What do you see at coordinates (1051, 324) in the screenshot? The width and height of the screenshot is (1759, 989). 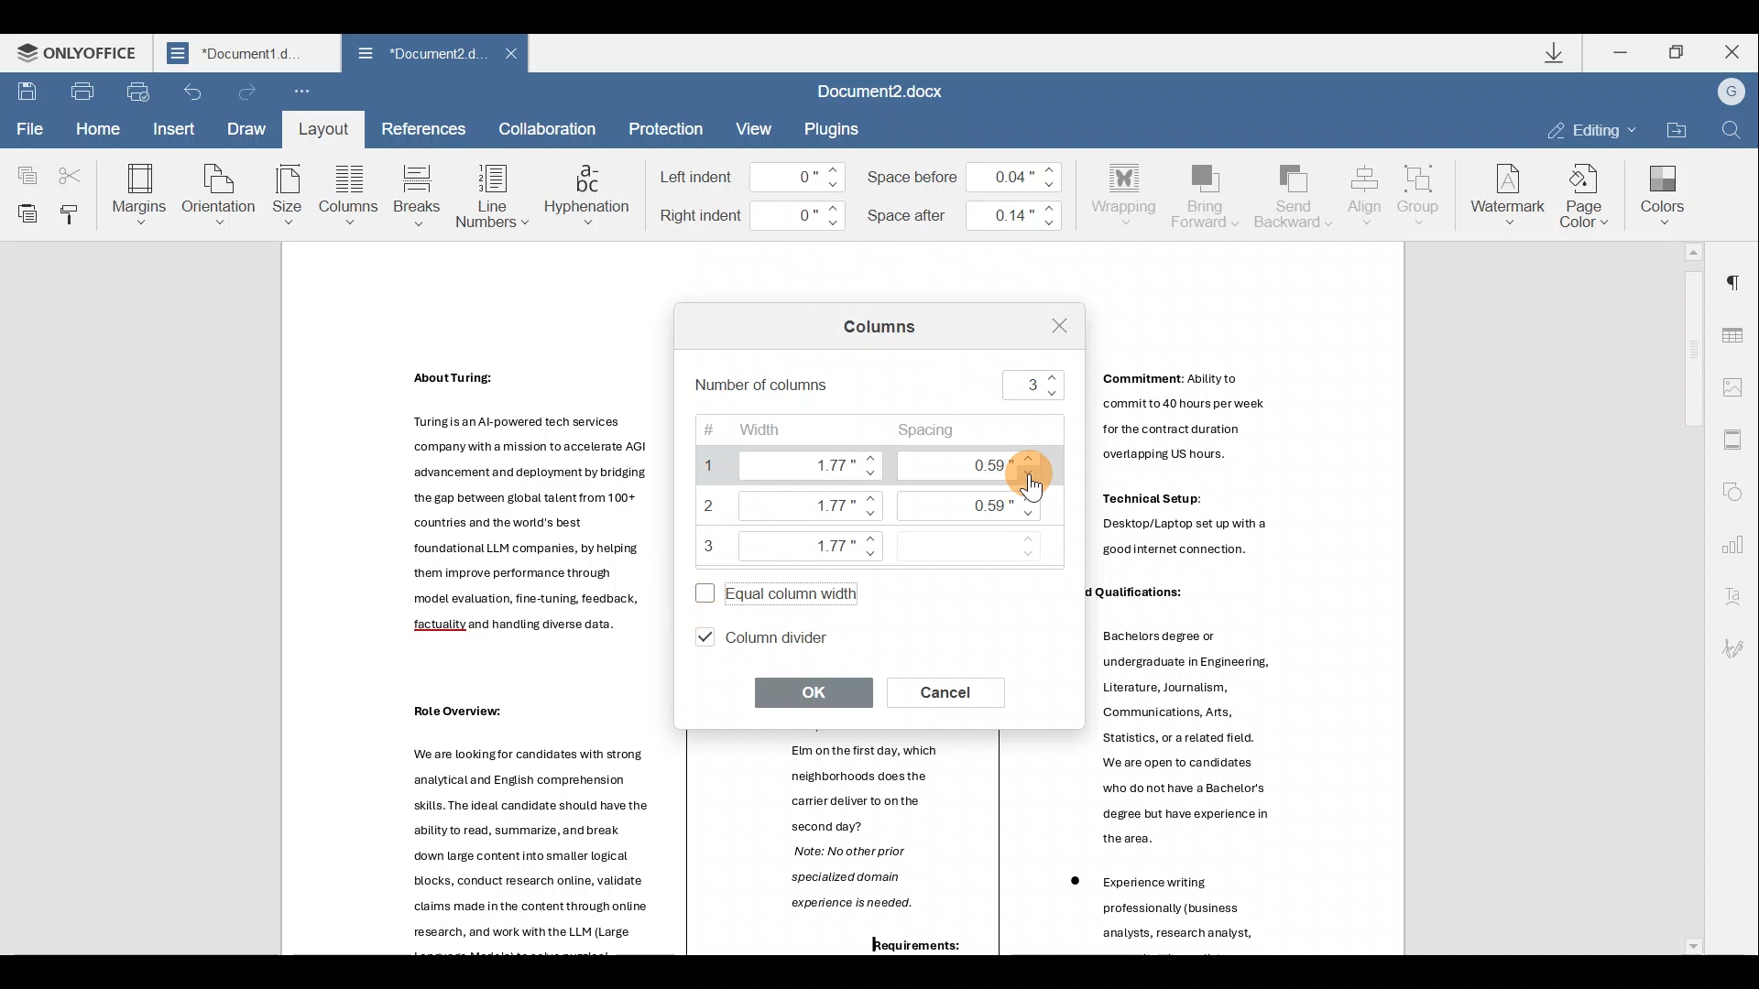 I see `Close` at bounding box center [1051, 324].